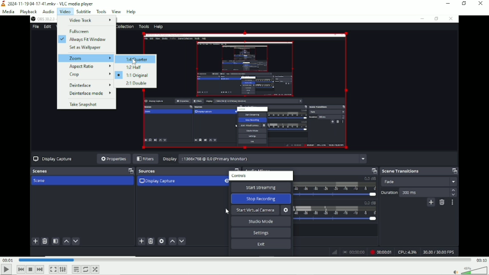 The image size is (489, 275). I want to click on random, so click(96, 269).